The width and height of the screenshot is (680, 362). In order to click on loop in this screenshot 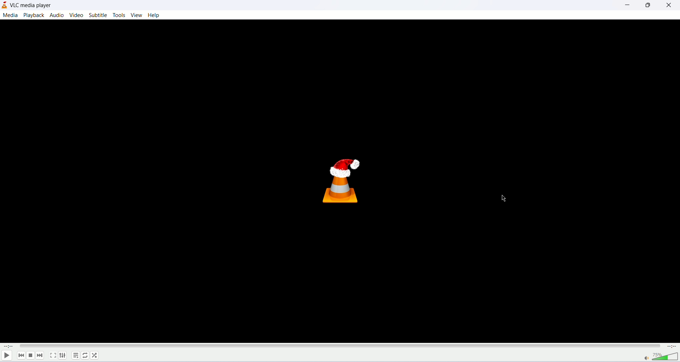, I will do `click(85, 355)`.